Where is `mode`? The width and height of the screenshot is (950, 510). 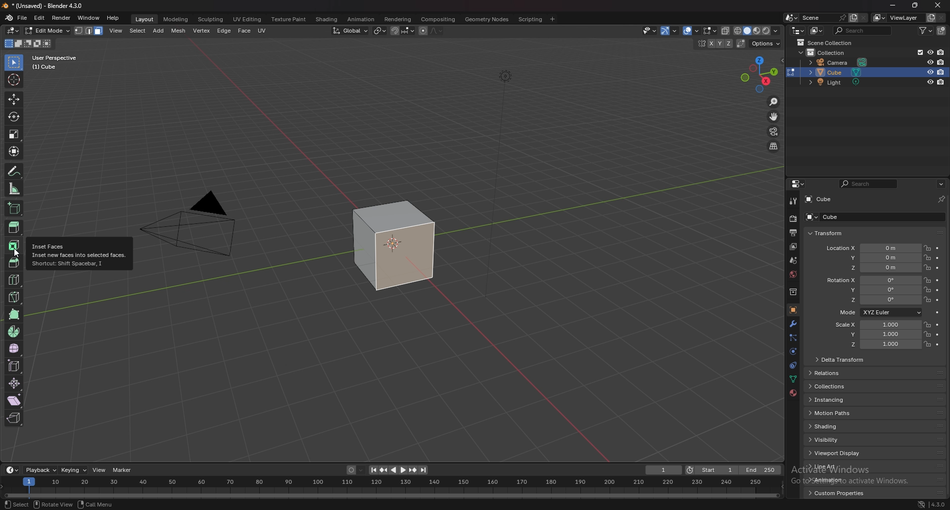 mode is located at coordinates (879, 312).